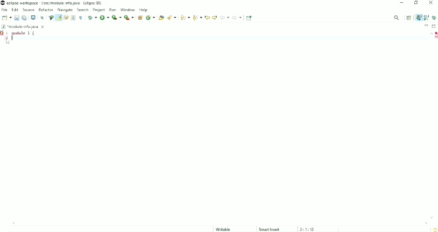  What do you see at coordinates (250, 18) in the screenshot?
I see `Pin Editor` at bounding box center [250, 18].